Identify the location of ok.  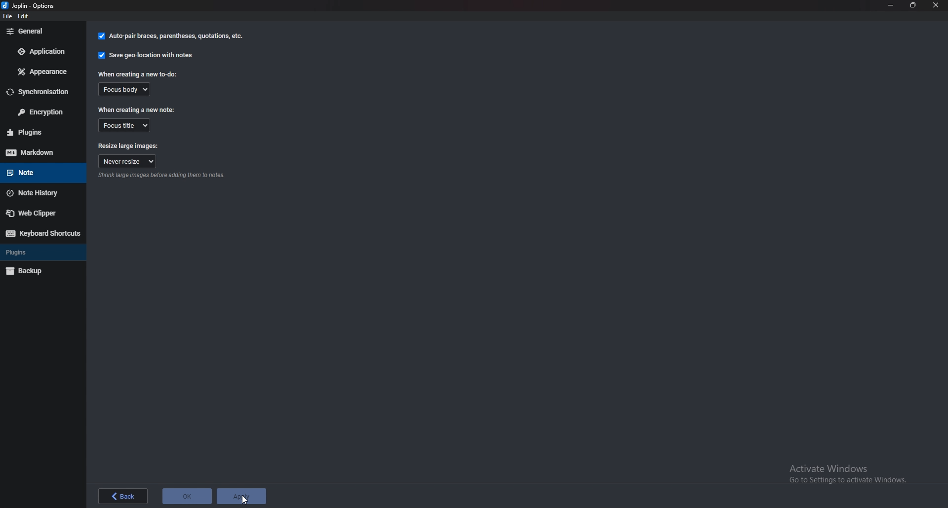
(187, 496).